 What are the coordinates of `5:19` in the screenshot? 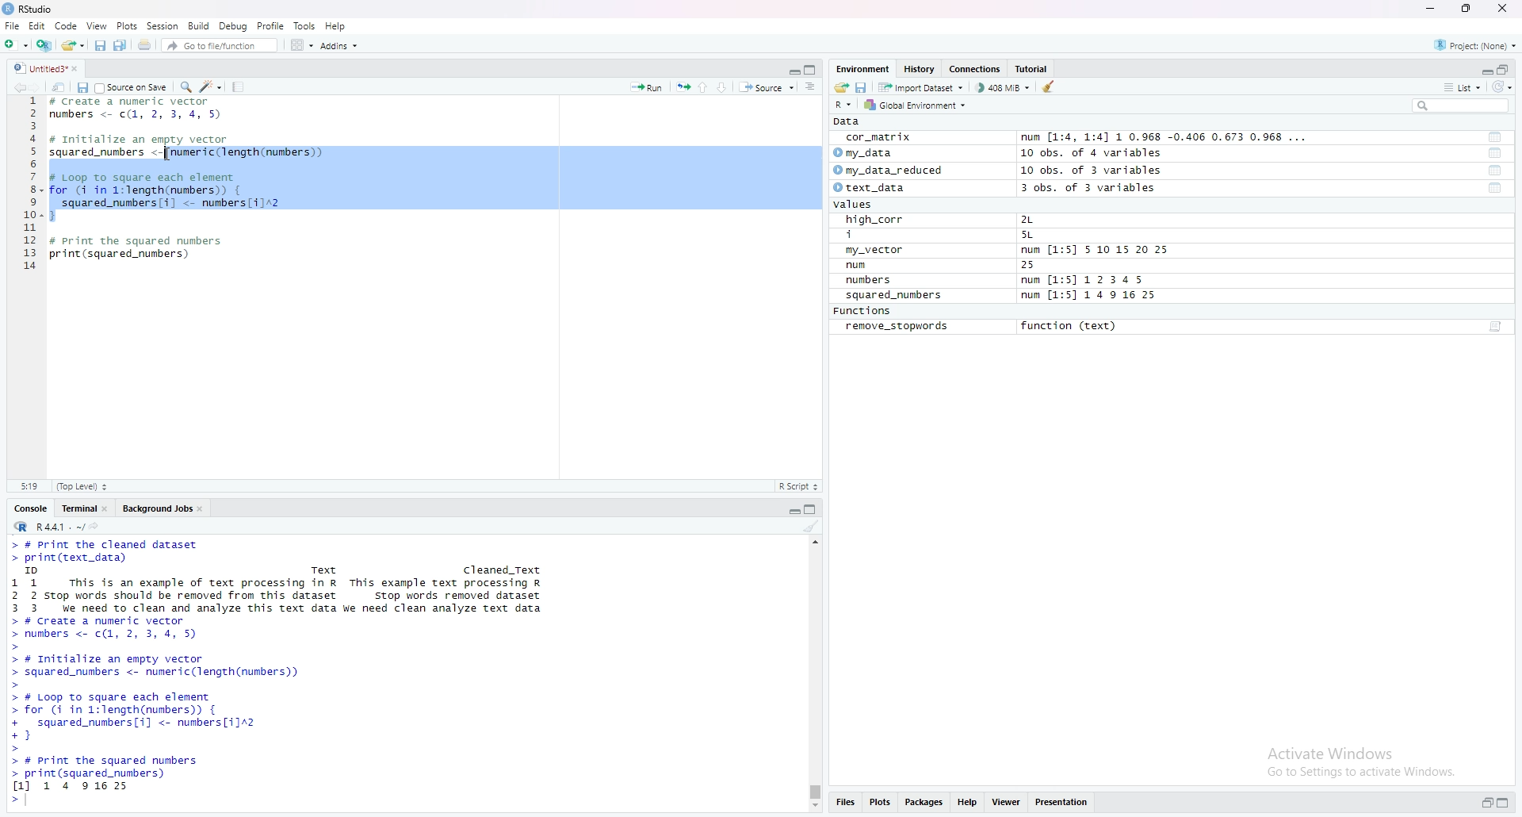 It's located at (29, 485).